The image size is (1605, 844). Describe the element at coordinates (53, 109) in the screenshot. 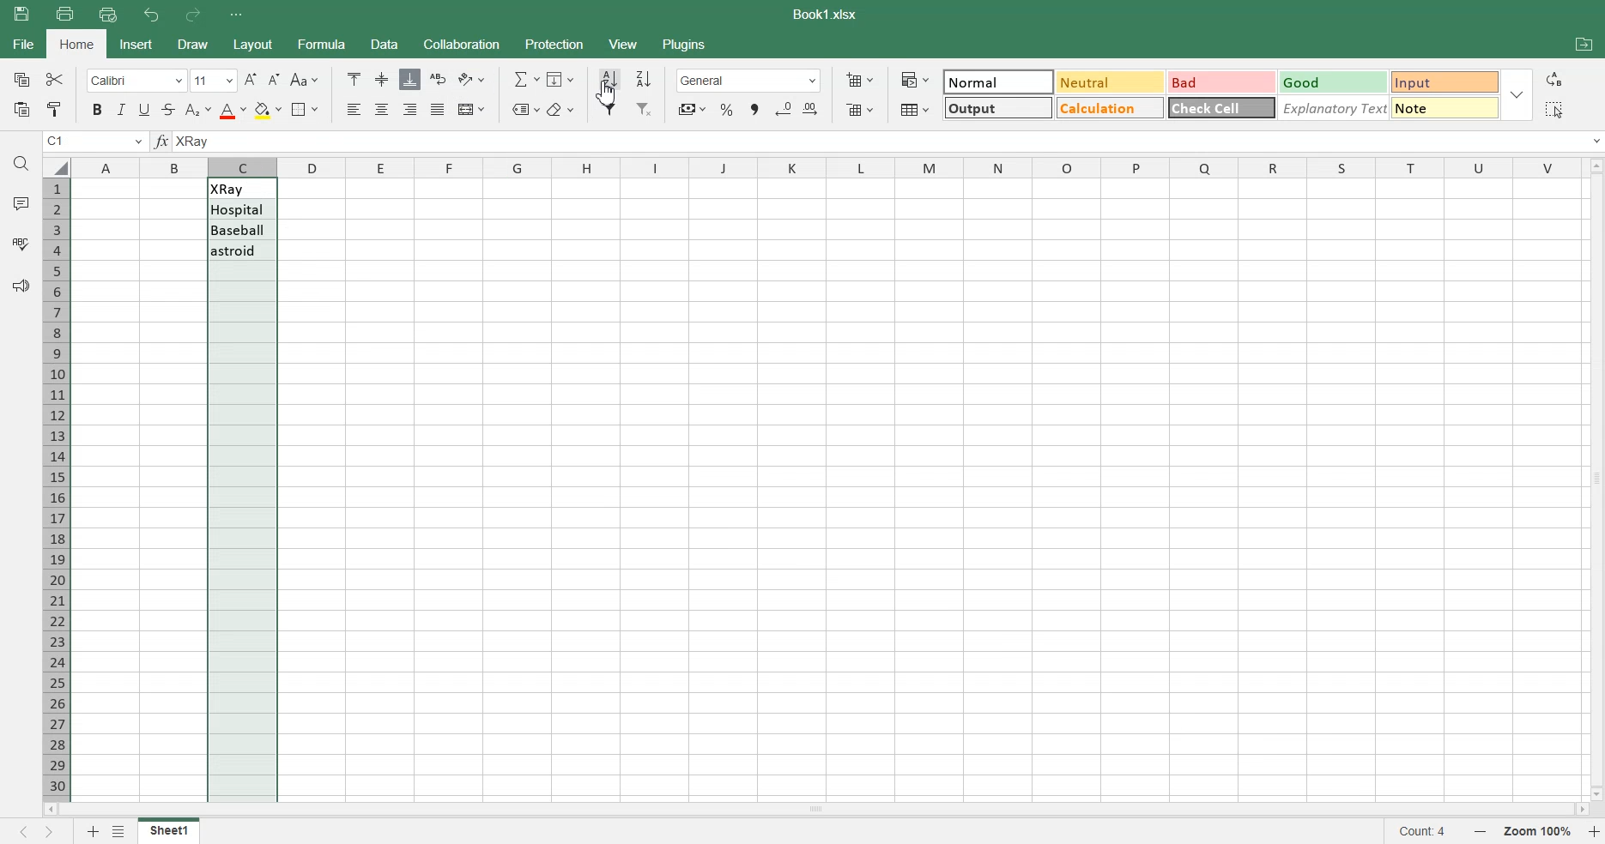

I see `Paint` at that location.